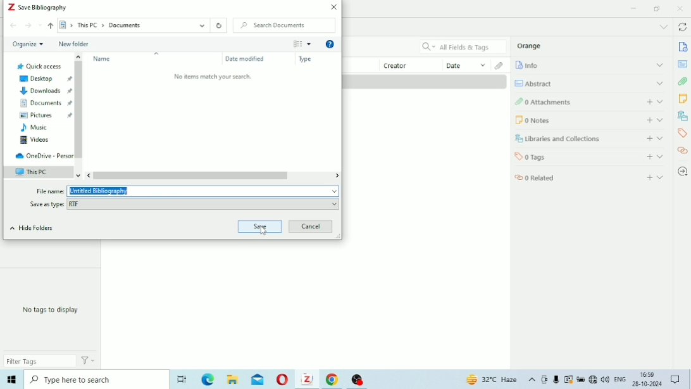  What do you see at coordinates (589, 83) in the screenshot?
I see `Abstract` at bounding box center [589, 83].